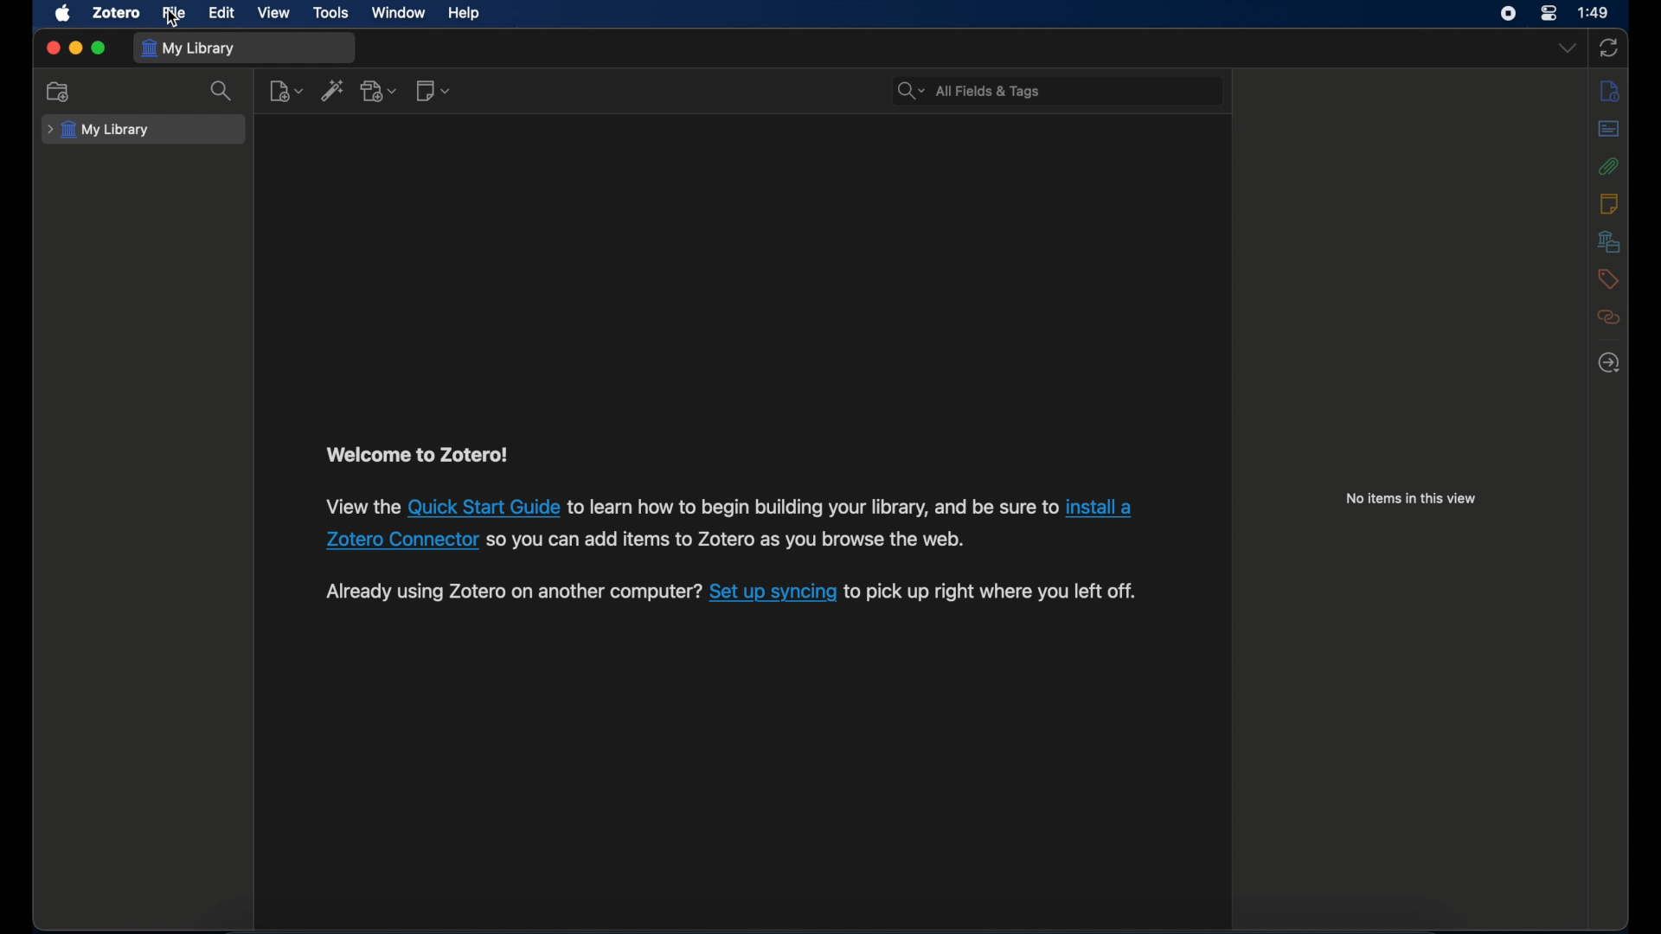 This screenshot has height=934, width=1661. I want to click on locate, so click(1608, 364).